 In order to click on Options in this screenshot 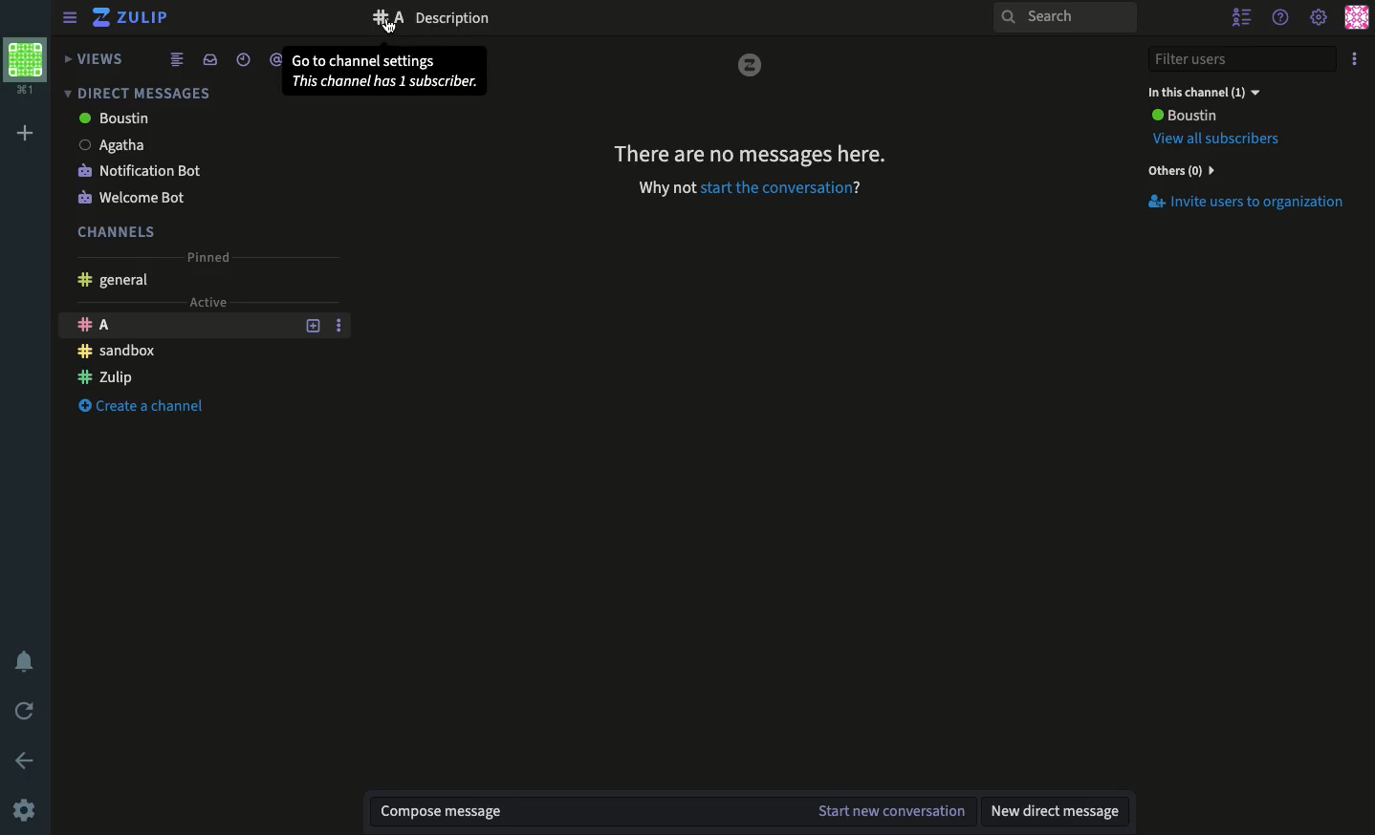, I will do `click(1356, 59)`.